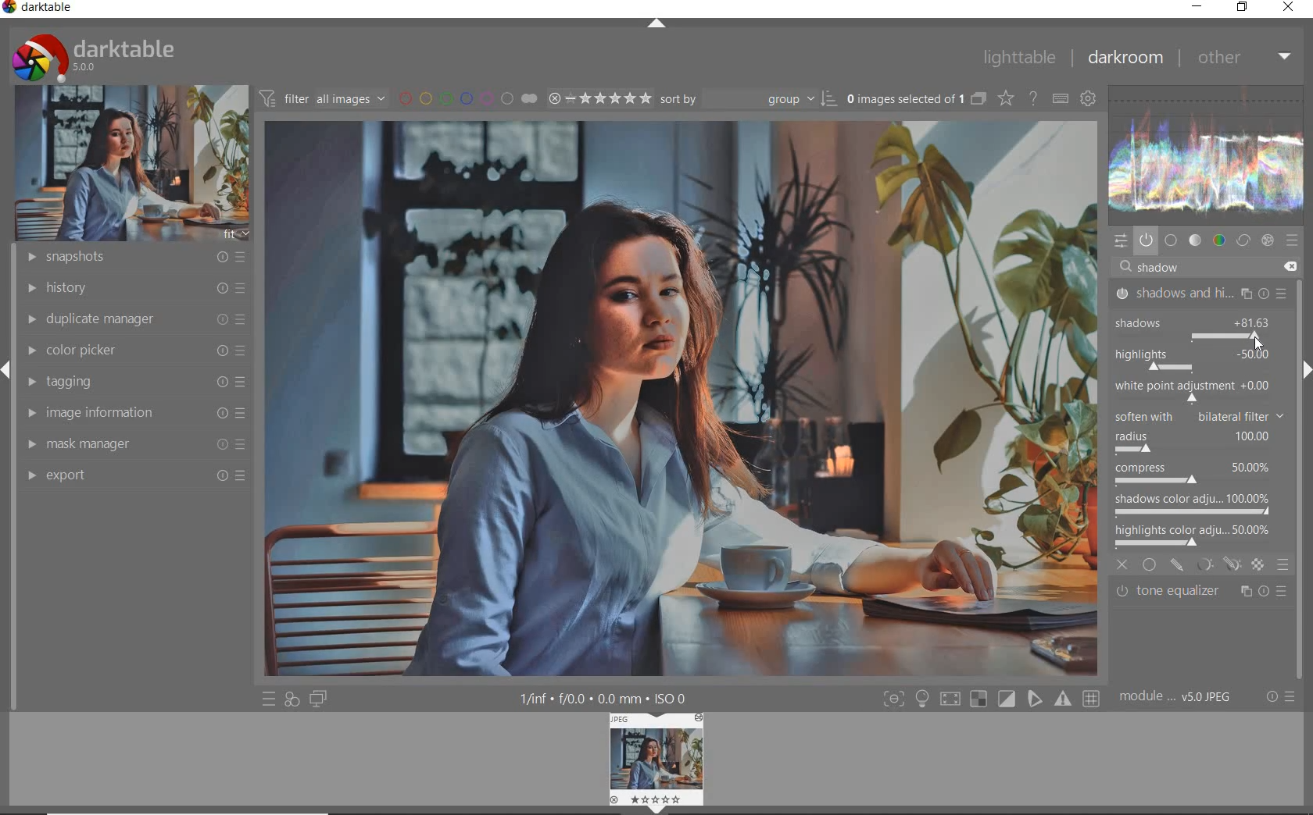  I want to click on image information, so click(134, 413).